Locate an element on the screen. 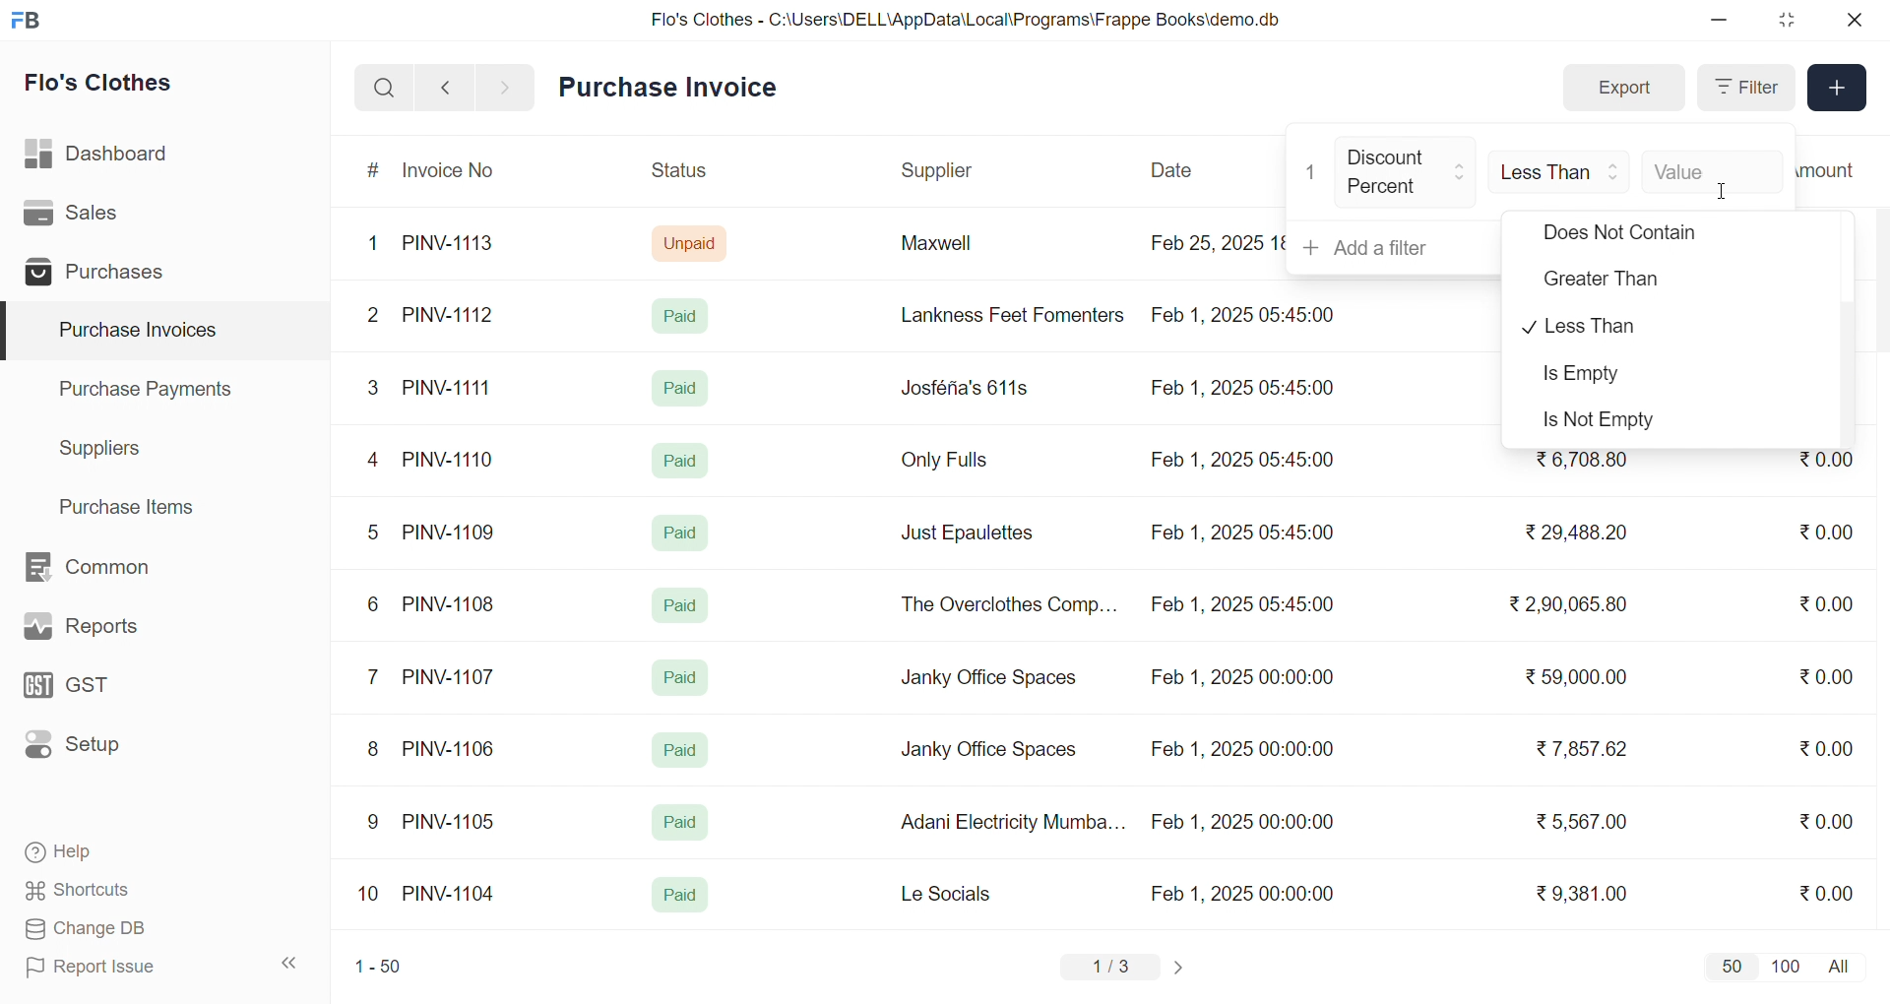  Paid is located at coordinates (681, 388).